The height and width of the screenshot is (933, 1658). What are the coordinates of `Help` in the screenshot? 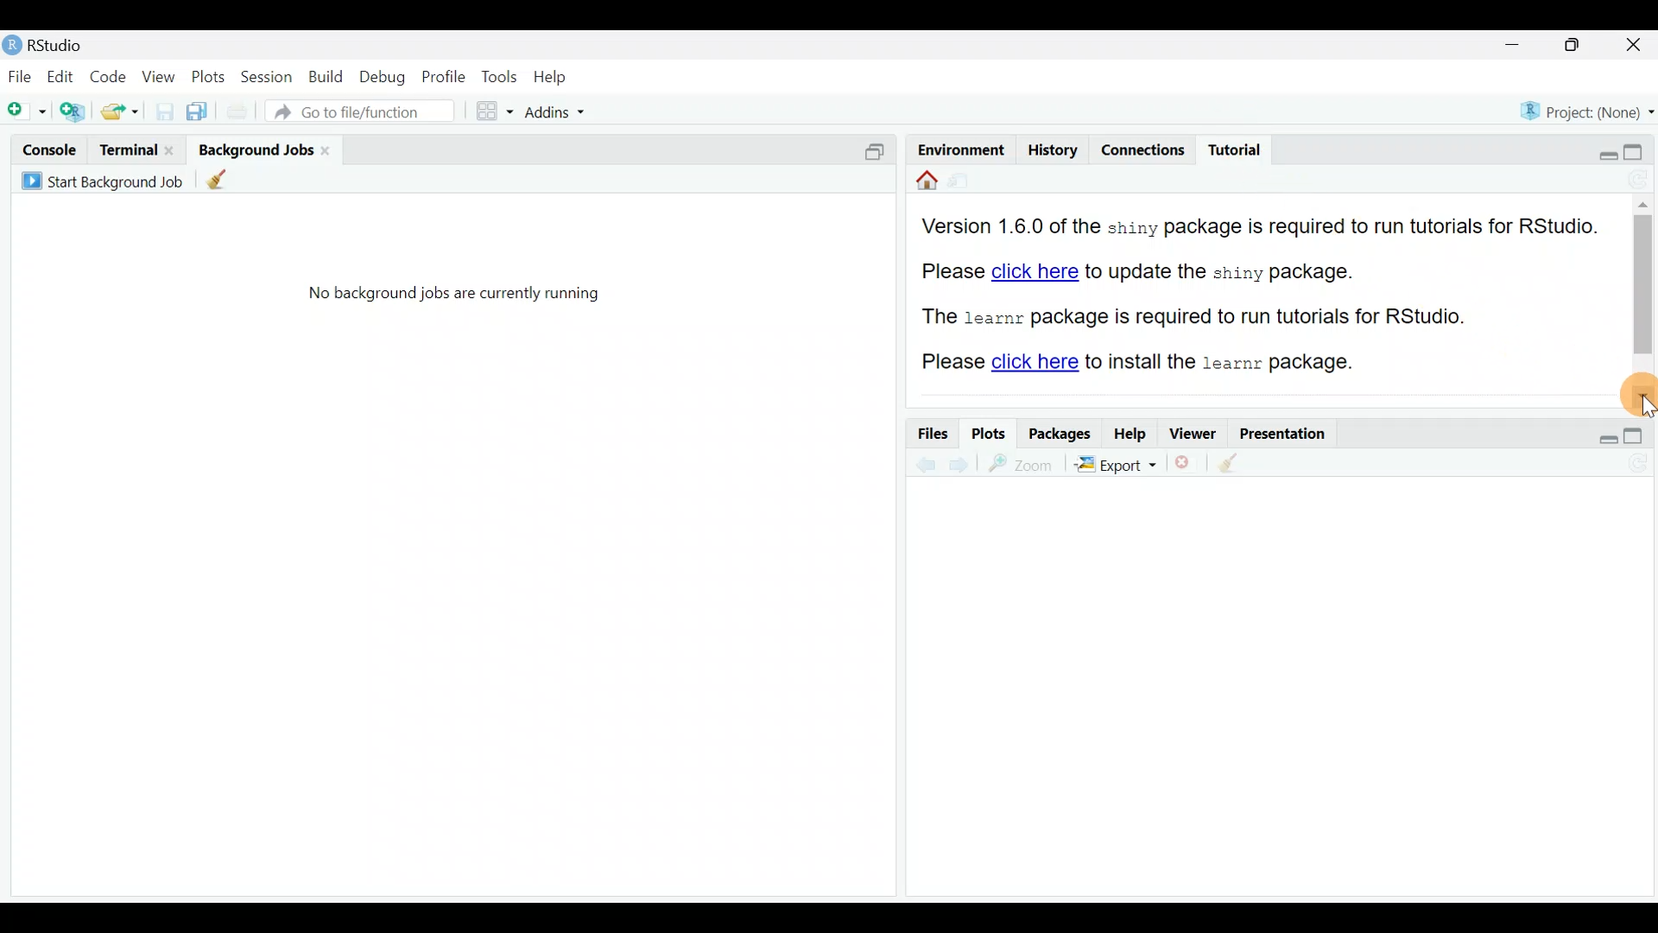 It's located at (1130, 433).